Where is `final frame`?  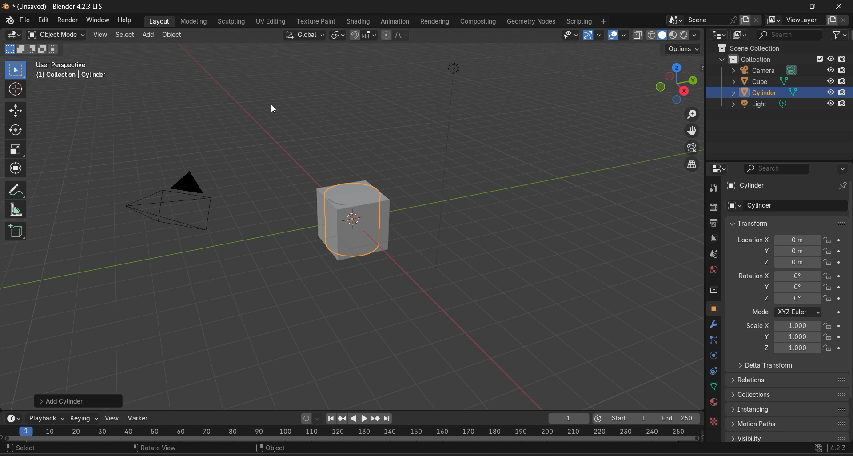 final frame is located at coordinates (677, 416).